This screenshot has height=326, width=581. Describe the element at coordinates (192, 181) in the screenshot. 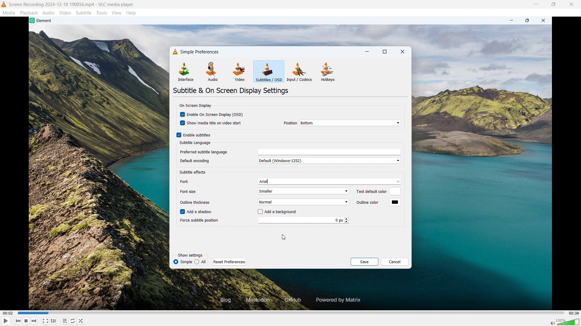

I see `Font` at that location.